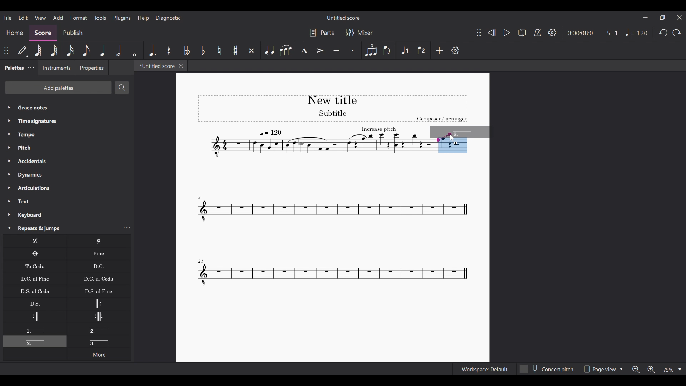 This screenshot has height=386, width=686. I want to click on Voice 2, so click(422, 50).